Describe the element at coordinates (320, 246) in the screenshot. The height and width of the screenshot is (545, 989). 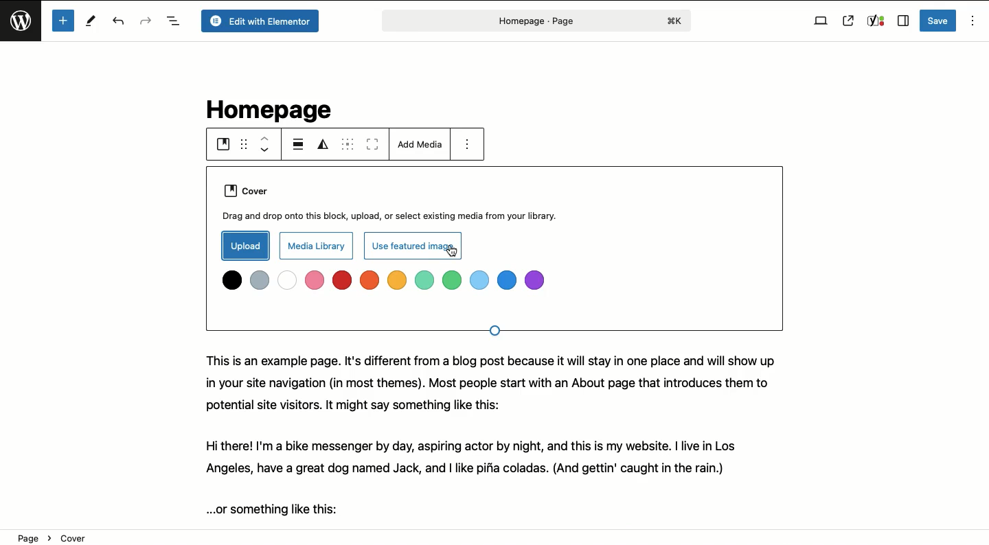
I see `Media library` at that location.